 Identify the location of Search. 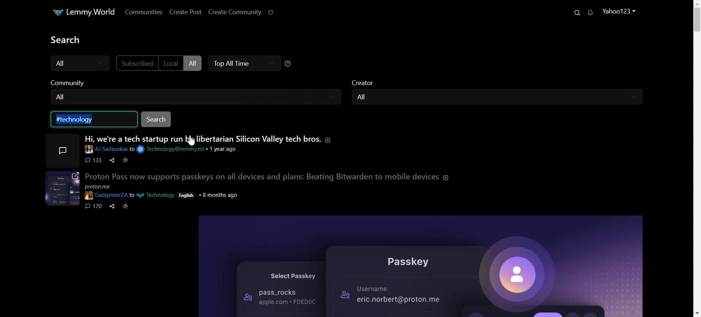
(577, 12).